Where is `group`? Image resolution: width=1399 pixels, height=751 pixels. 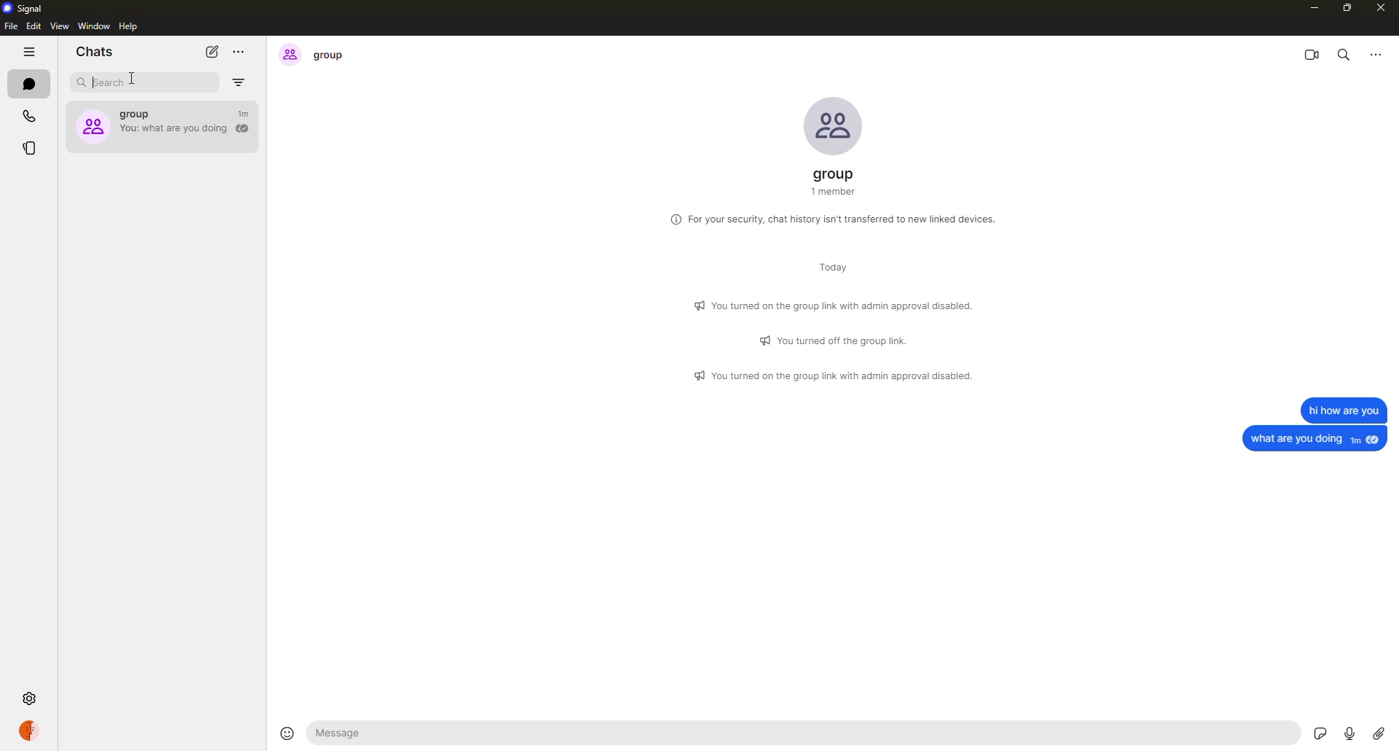 group is located at coordinates (316, 54).